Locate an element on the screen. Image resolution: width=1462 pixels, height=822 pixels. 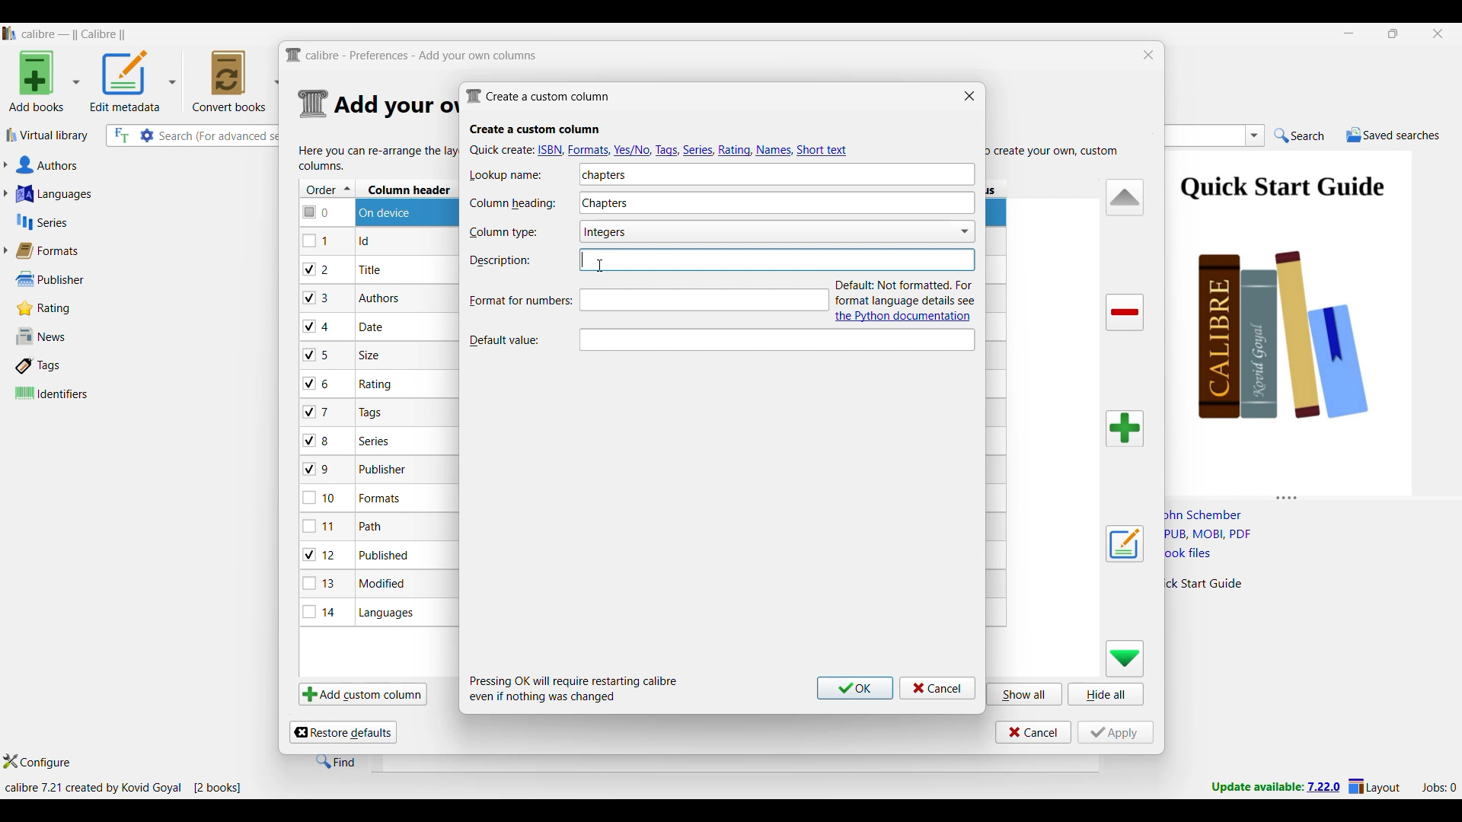
Section title is located at coordinates (535, 129).